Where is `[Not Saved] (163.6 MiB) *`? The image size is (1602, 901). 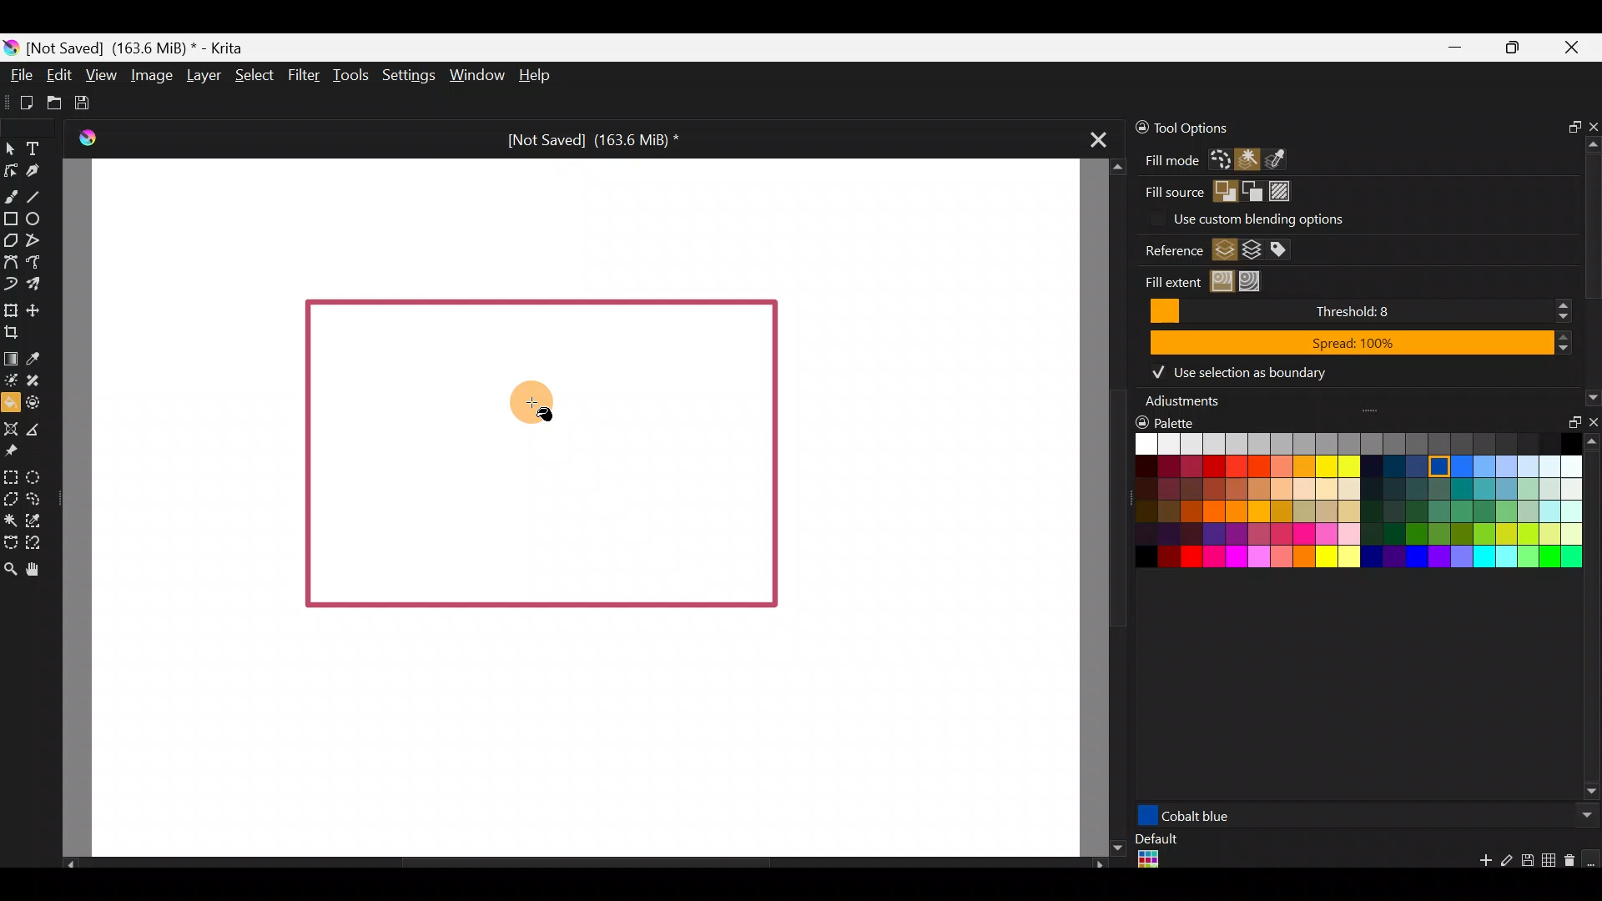 [Not Saved] (163.6 MiB) * is located at coordinates (591, 137).